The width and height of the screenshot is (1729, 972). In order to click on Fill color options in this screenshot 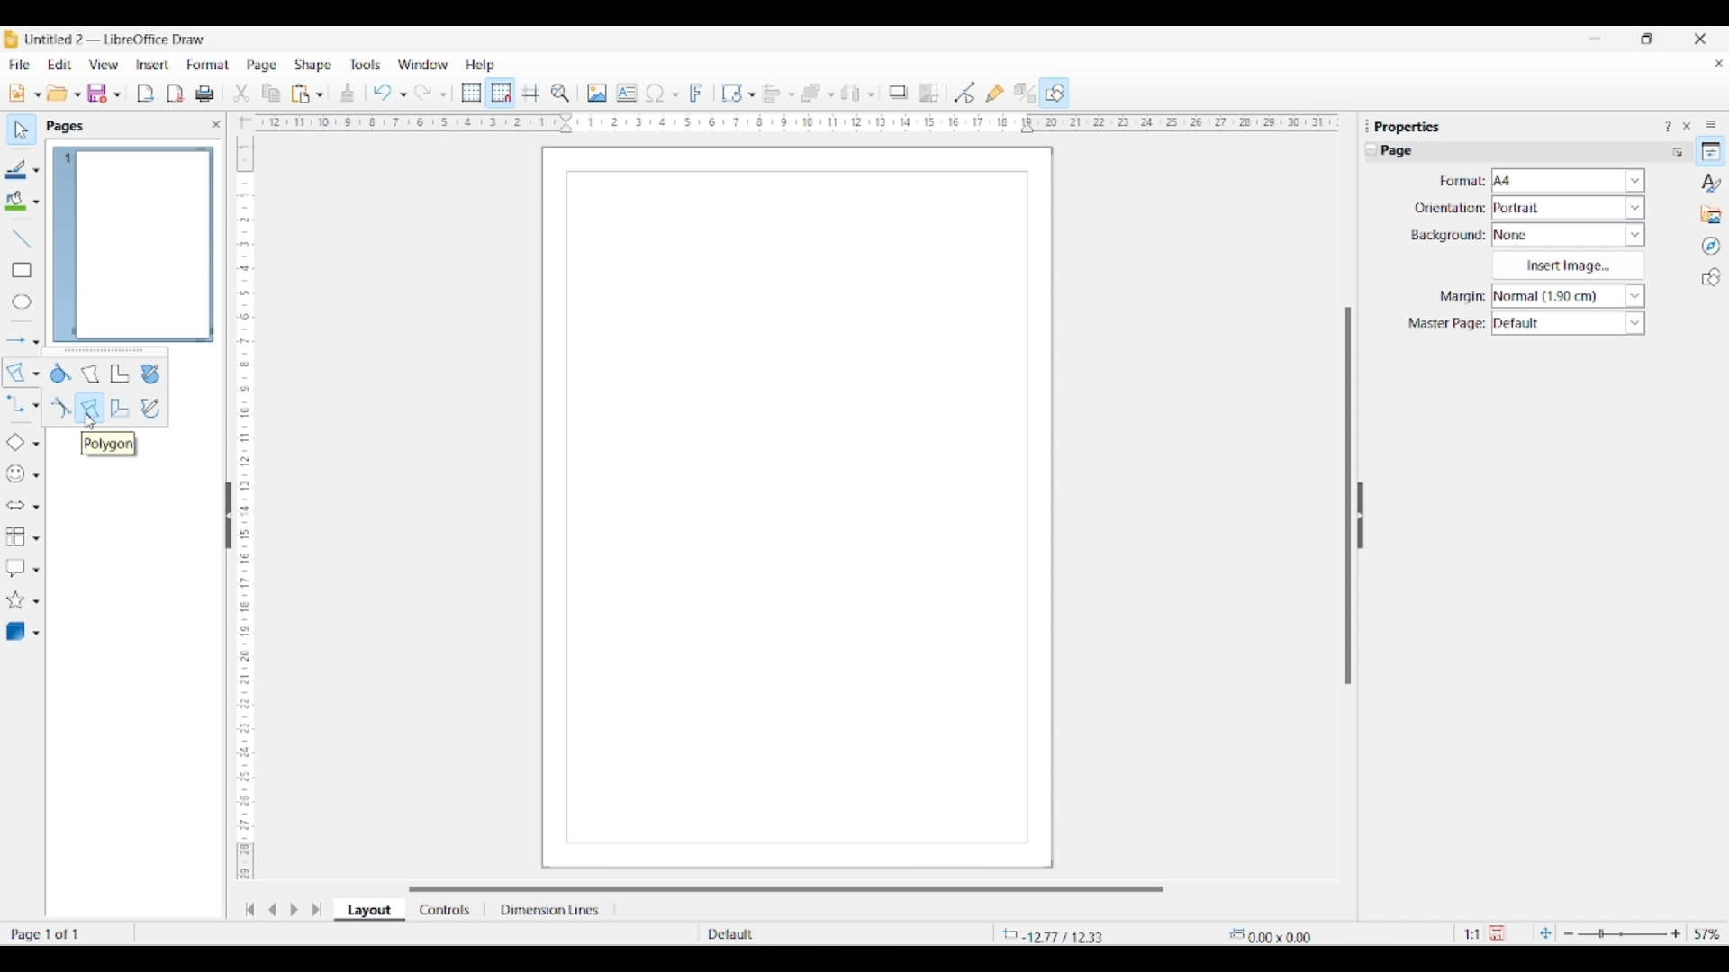, I will do `click(36, 202)`.